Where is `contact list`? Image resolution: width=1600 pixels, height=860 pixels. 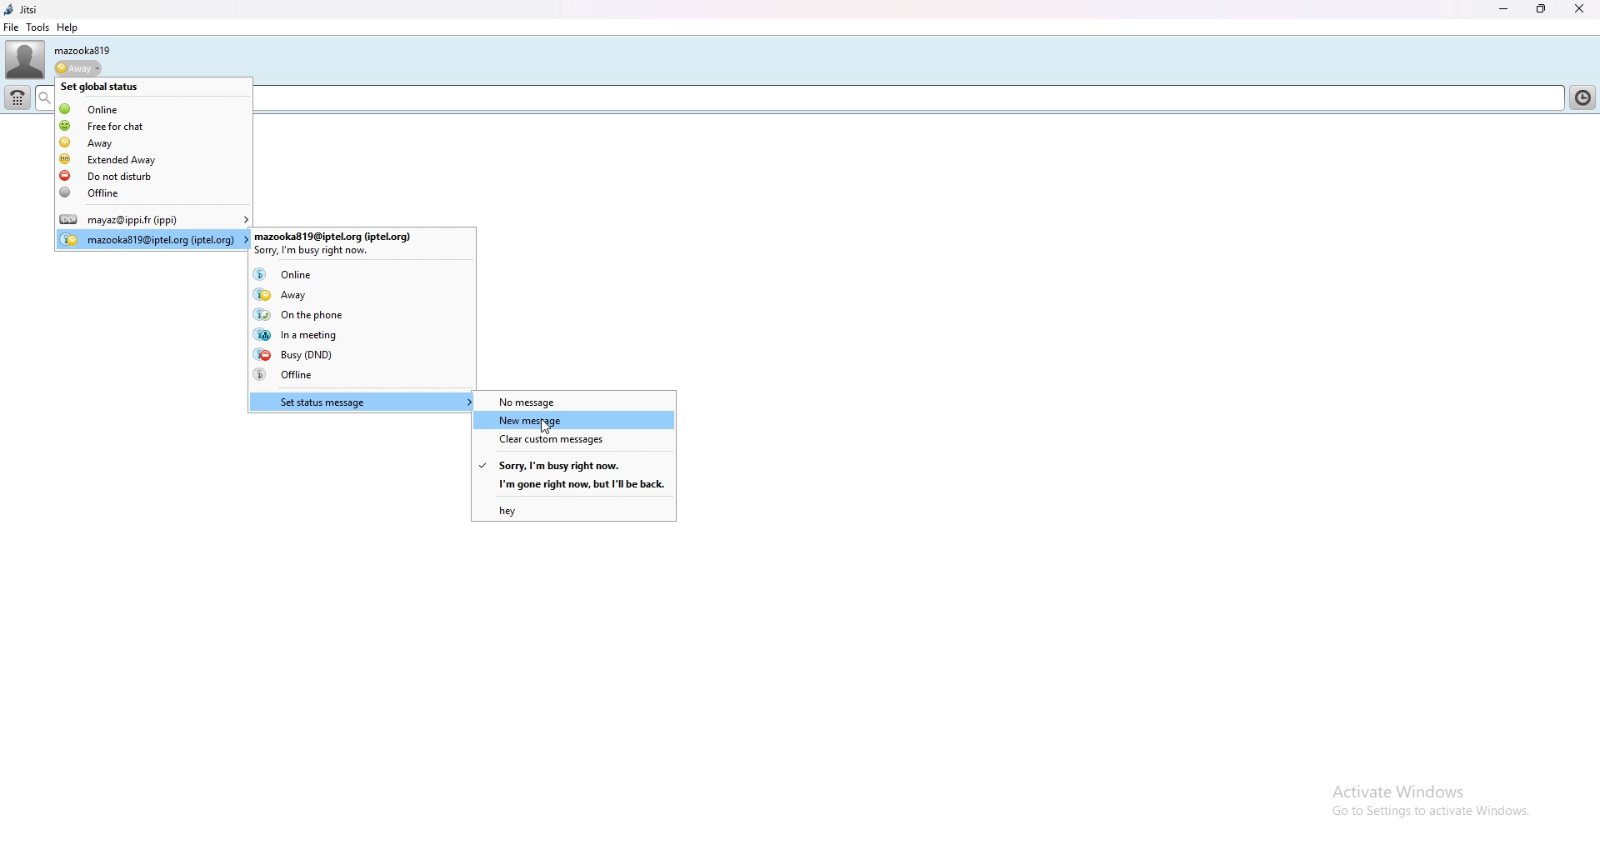
contact list is located at coordinates (1586, 96).